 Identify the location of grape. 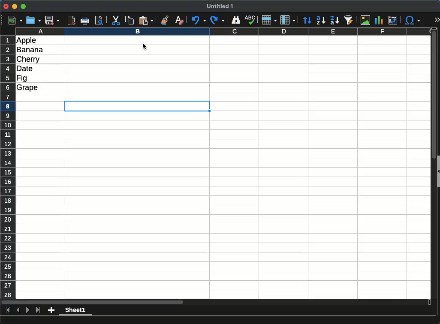
(27, 88).